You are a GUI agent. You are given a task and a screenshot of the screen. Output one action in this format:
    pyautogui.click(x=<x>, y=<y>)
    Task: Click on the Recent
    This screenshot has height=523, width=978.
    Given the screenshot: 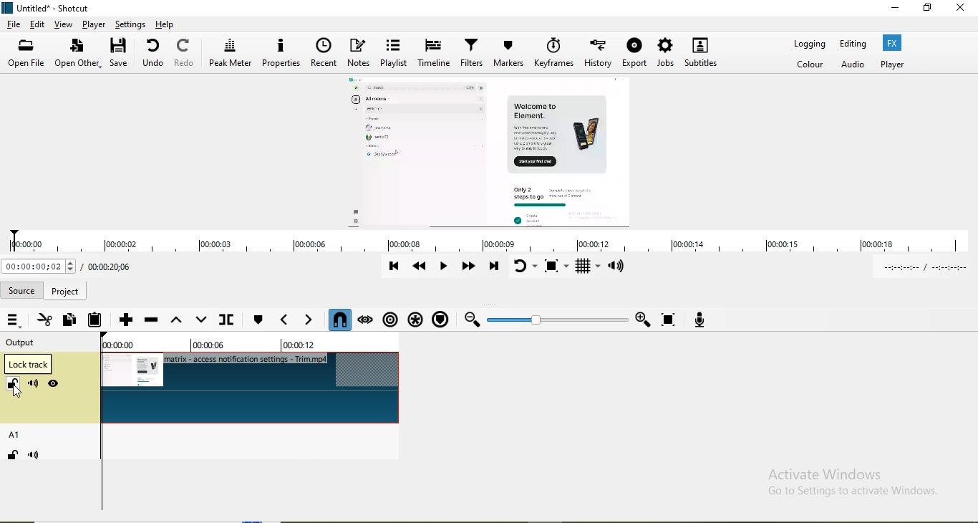 What is the action you would take?
    pyautogui.click(x=324, y=54)
    